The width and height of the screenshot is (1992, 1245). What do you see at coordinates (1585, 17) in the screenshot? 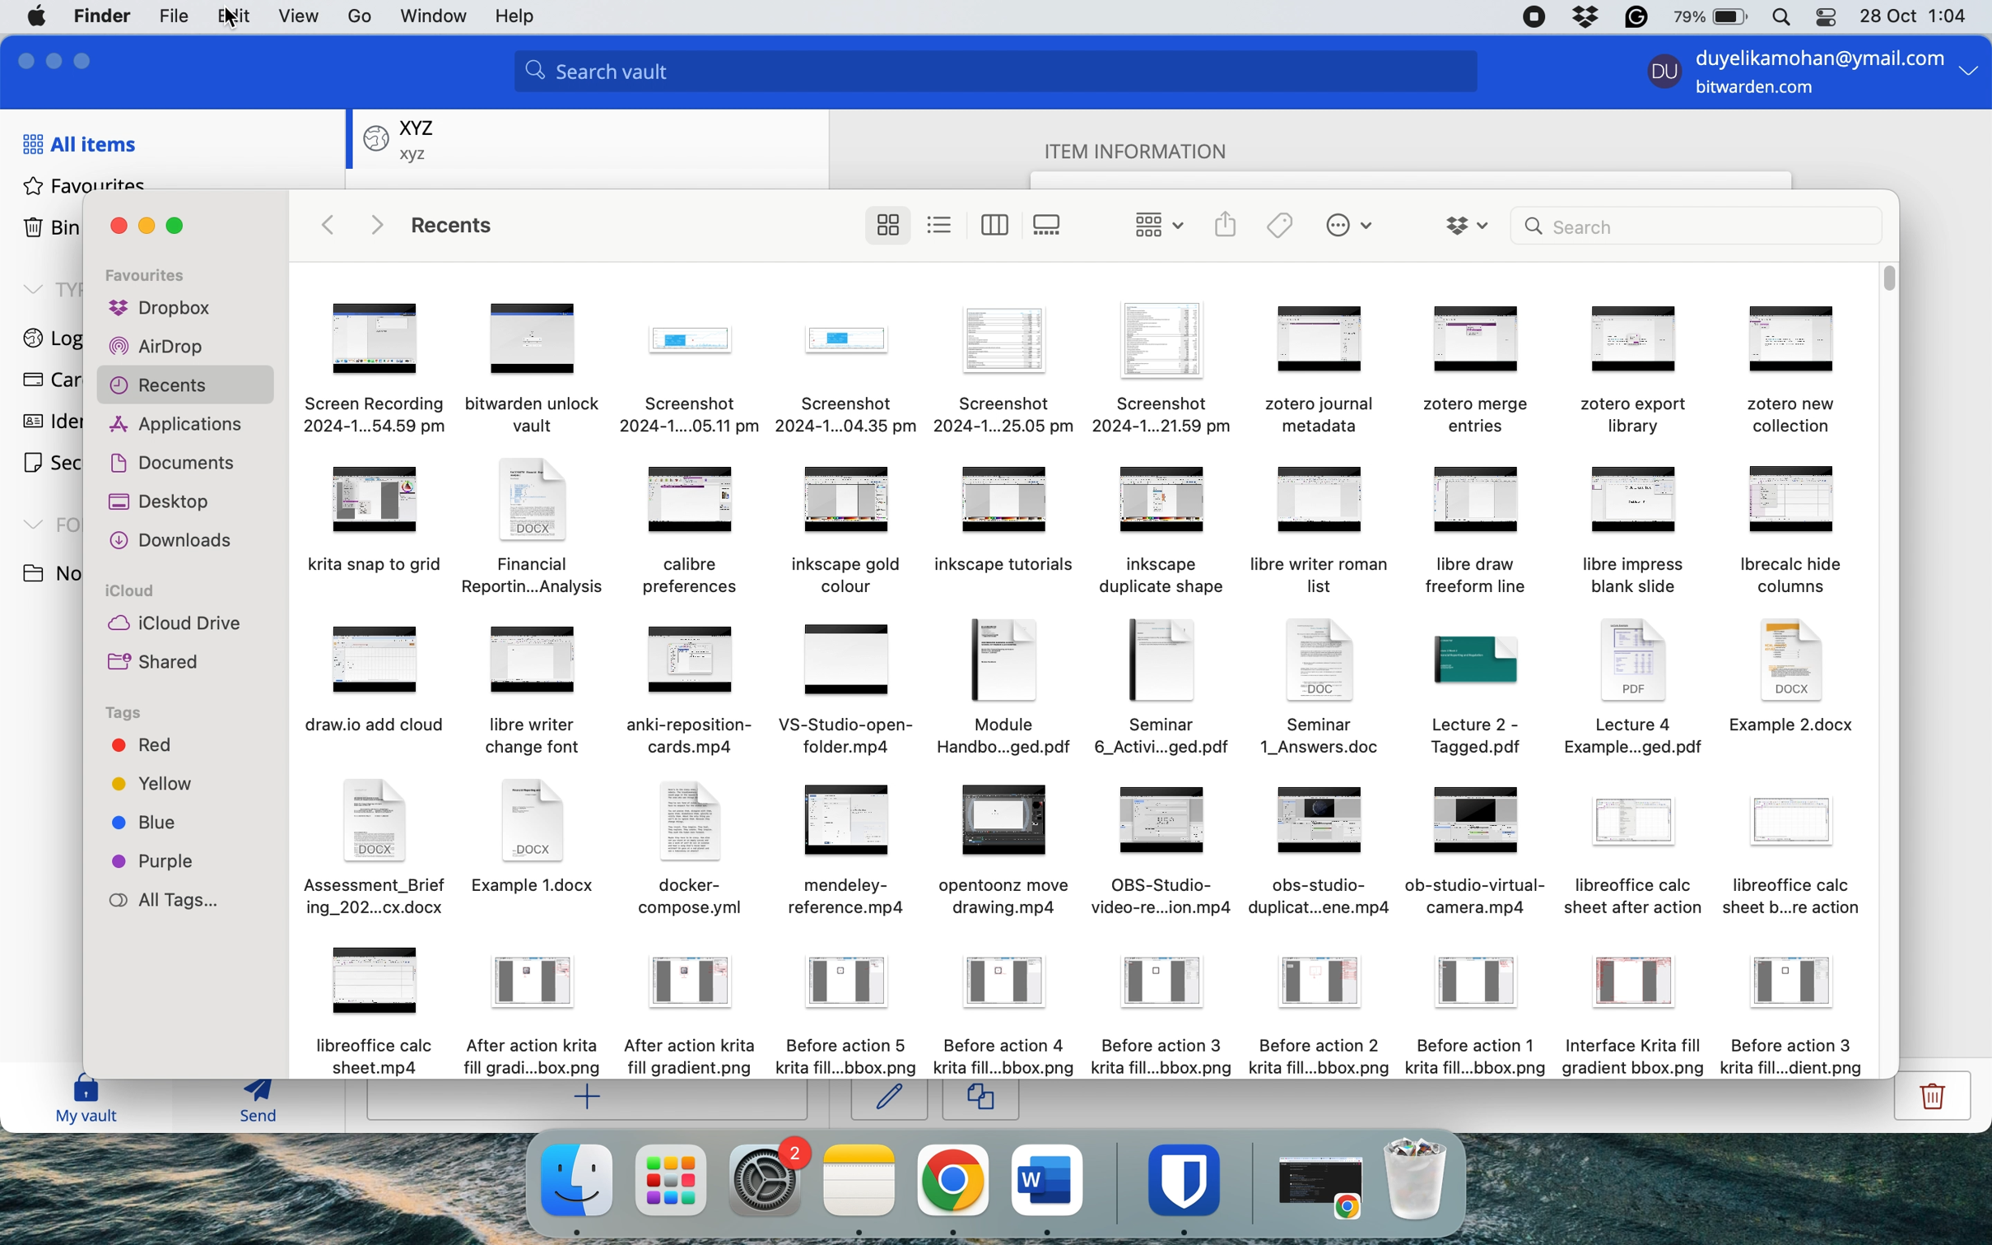
I see `dropbox` at bounding box center [1585, 17].